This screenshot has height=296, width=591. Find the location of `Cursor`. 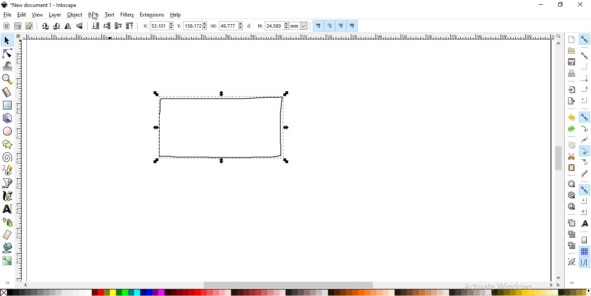

Cursor is located at coordinates (94, 14).